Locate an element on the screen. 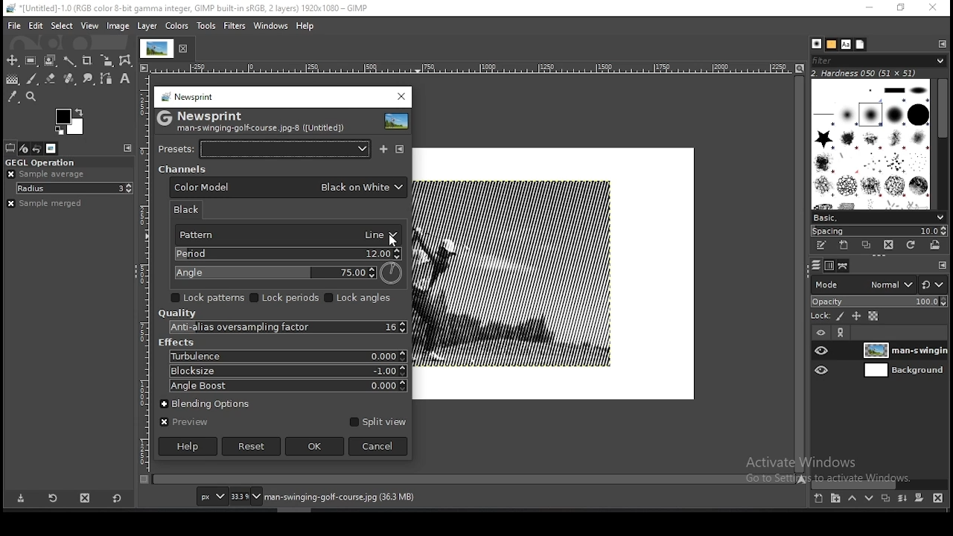 The height and width of the screenshot is (536, 953). blending options is located at coordinates (213, 402).